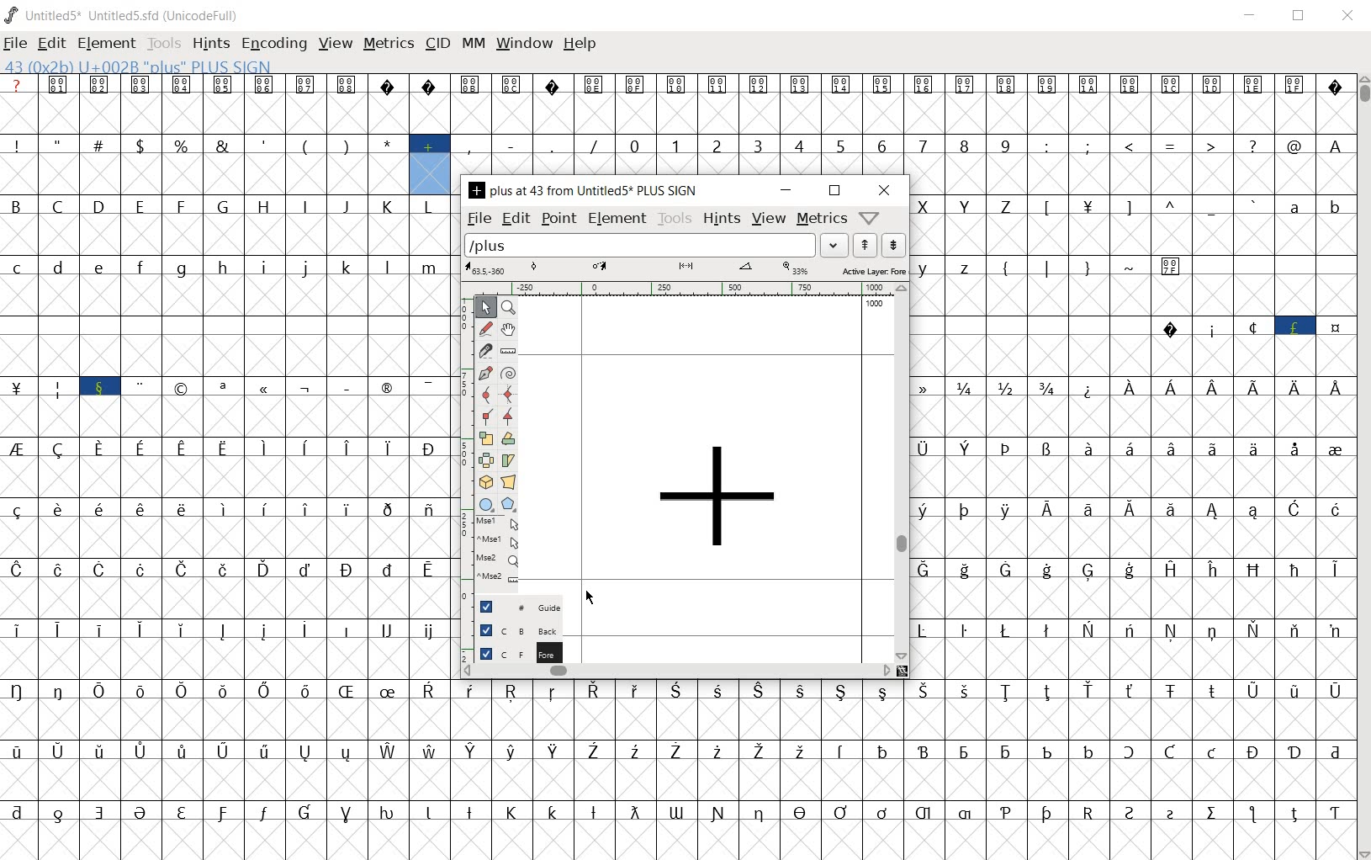 The width and height of the screenshot is (1371, 860). Describe the element at coordinates (769, 220) in the screenshot. I see `view` at that location.